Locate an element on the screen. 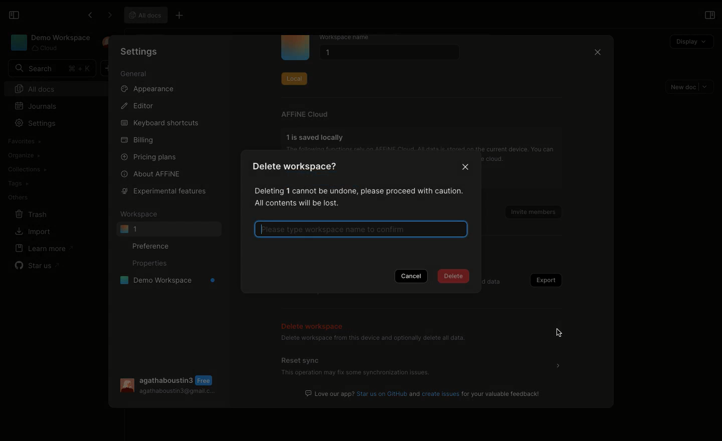  Organize is located at coordinates (25, 155).